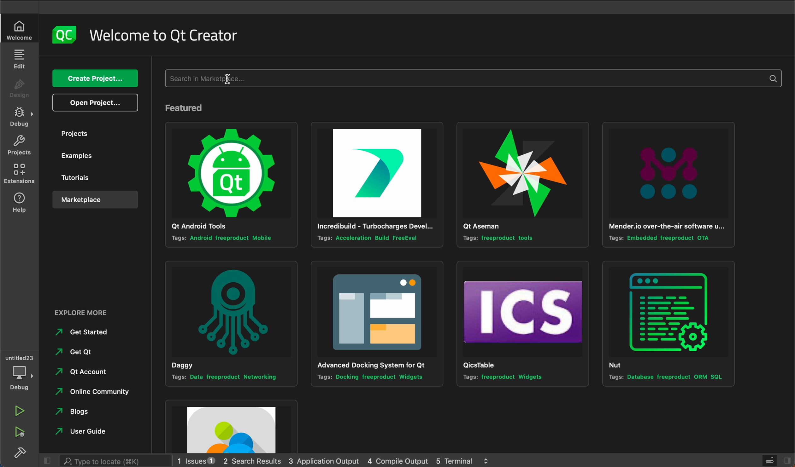 The height and width of the screenshot is (467, 795). Describe the element at coordinates (20, 59) in the screenshot. I see `edit` at that location.